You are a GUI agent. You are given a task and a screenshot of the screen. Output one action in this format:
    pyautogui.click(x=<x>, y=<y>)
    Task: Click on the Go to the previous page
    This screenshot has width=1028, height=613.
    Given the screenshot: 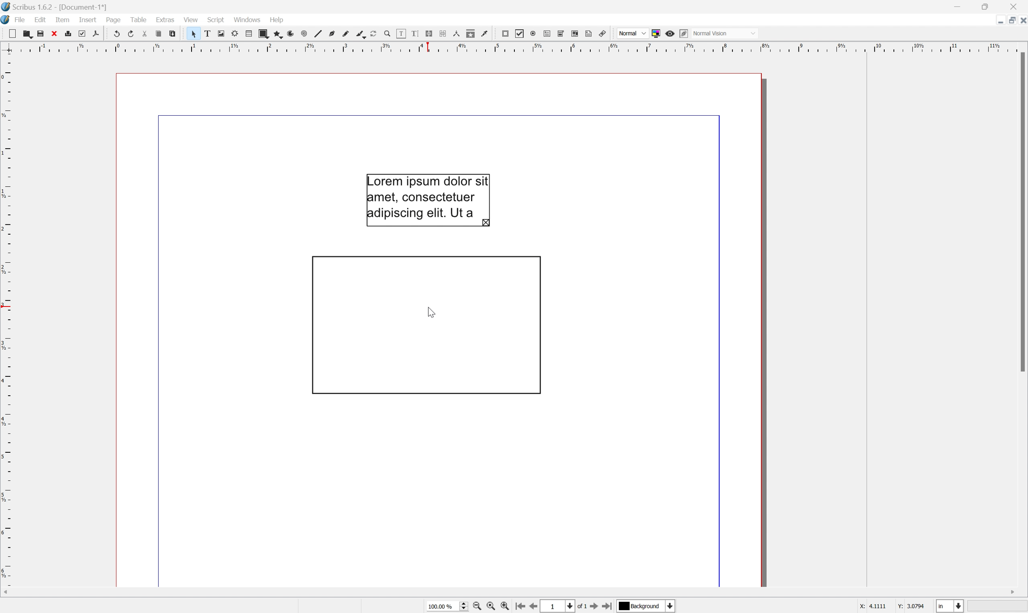 What is the action you would take?
    pyautogui.click(x=536, y=606)
    